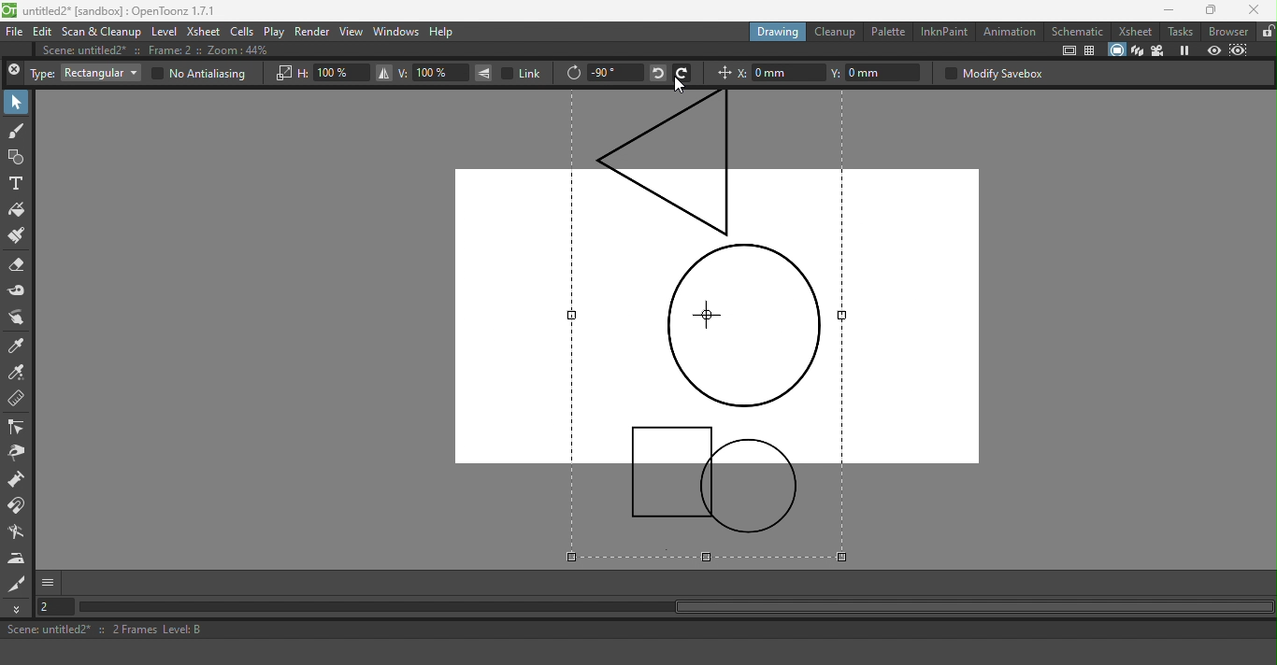 The width and height of the screenshot is (1277, 665). Describe the element at coordinates (17, 183) in the screenshot. I see `Type tool` at that location.